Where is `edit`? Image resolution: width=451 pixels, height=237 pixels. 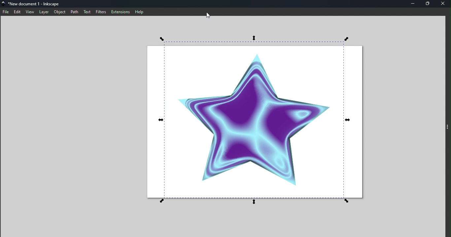 edit is located at coordinates (16, 12).